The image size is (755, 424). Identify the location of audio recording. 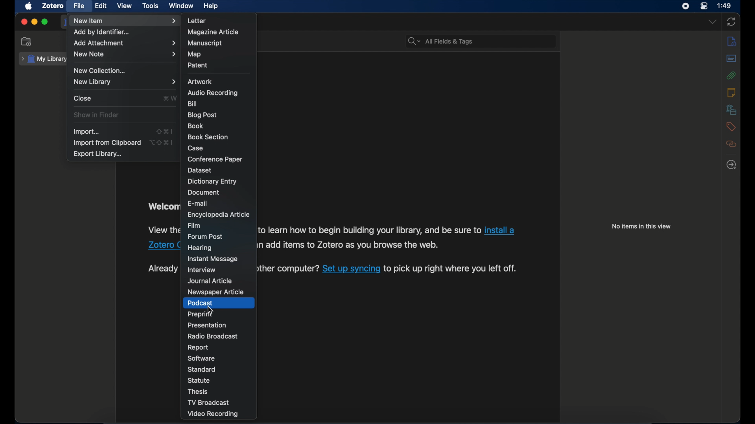
(214, 93).